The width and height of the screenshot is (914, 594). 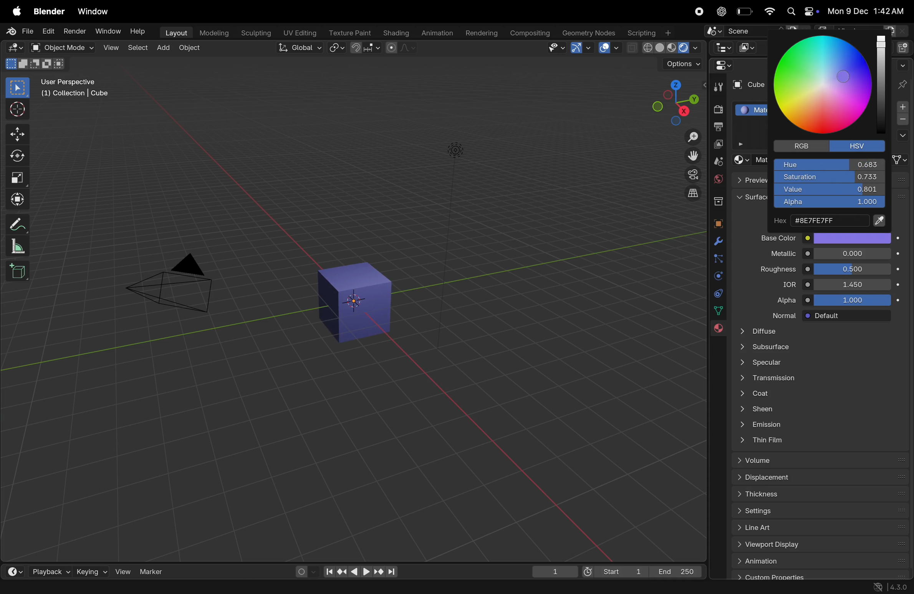 What do you see at coordinates (49, 31) in the screenshot?
I see `Edit` at bounding box center [49, 31].